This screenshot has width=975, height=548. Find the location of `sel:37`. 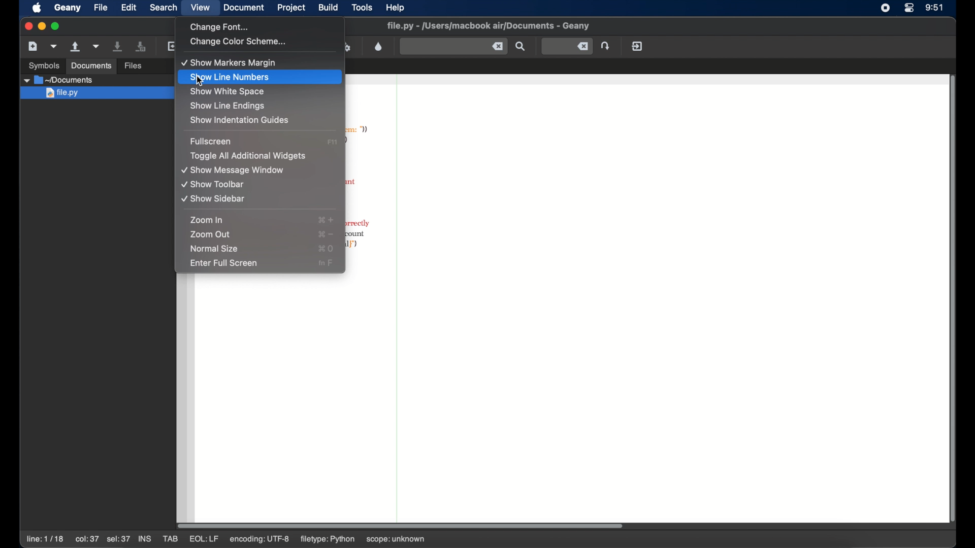

sel:37 is located at coordinates (118, 539).